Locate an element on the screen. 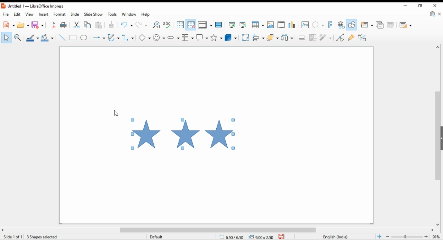  3D objects is located at coordinates (230, 37).